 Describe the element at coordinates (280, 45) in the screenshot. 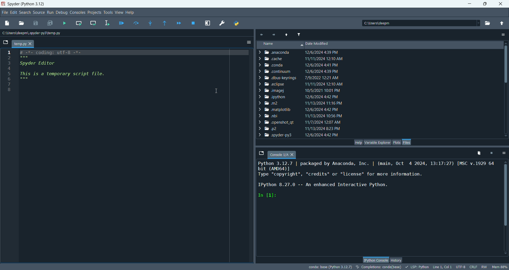

I see `name` at that location.